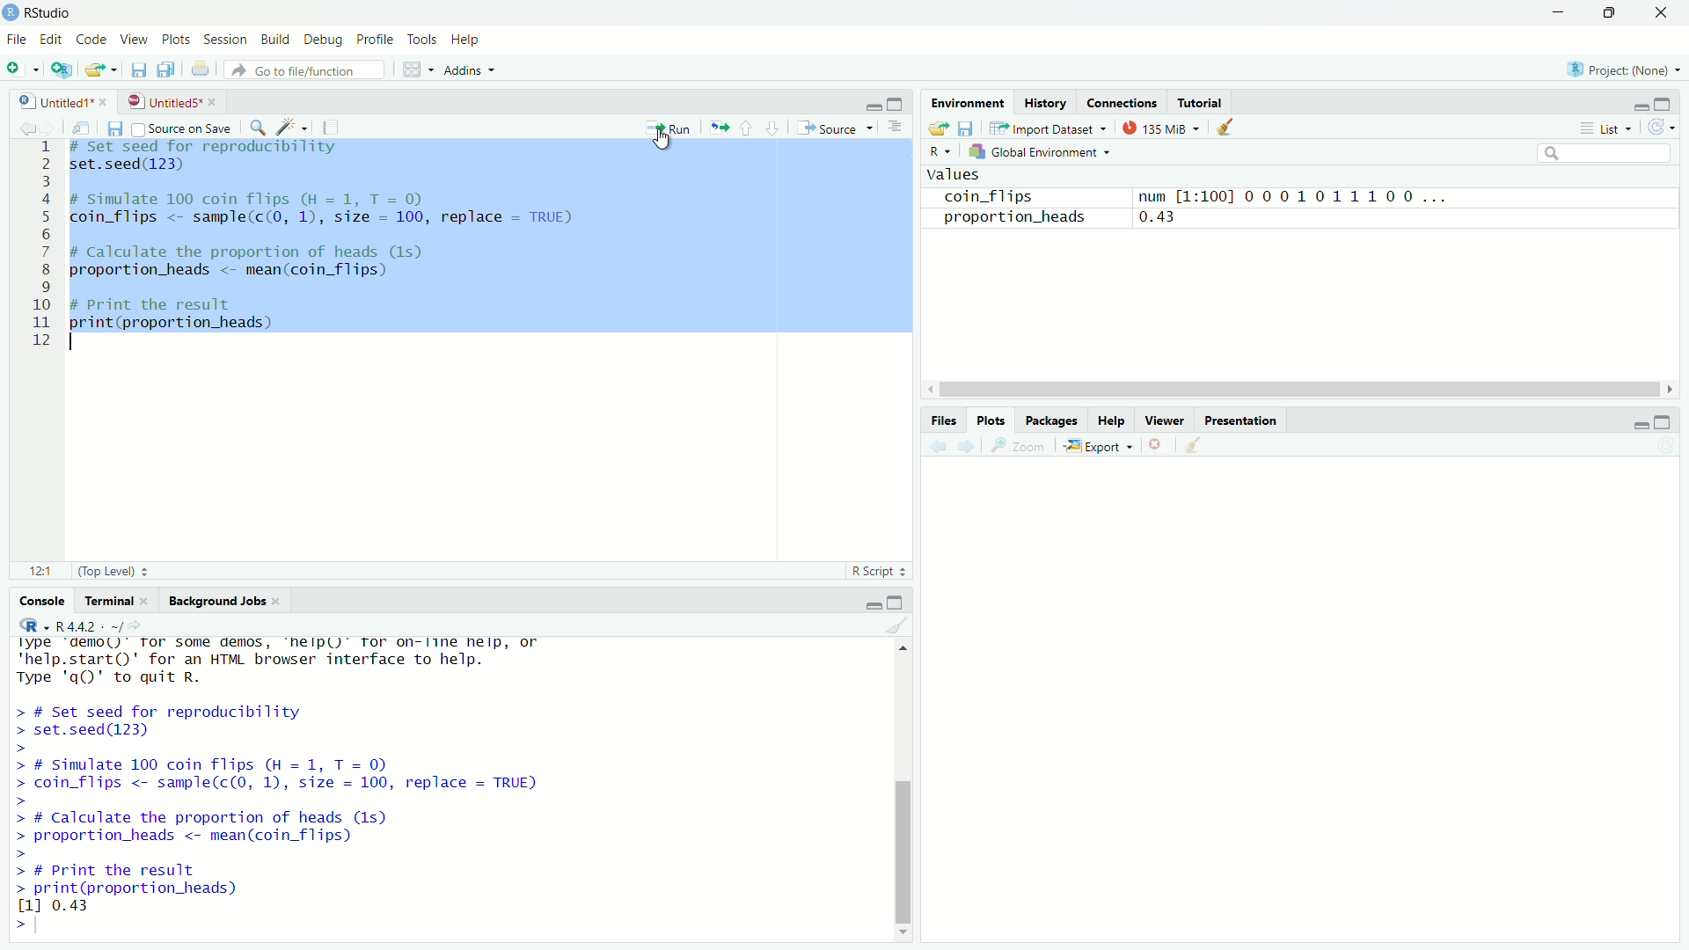  What do you see at coordinates (1166, 420) in the screenshot?
I see `Viewer` at bounding box center [1166, 420].